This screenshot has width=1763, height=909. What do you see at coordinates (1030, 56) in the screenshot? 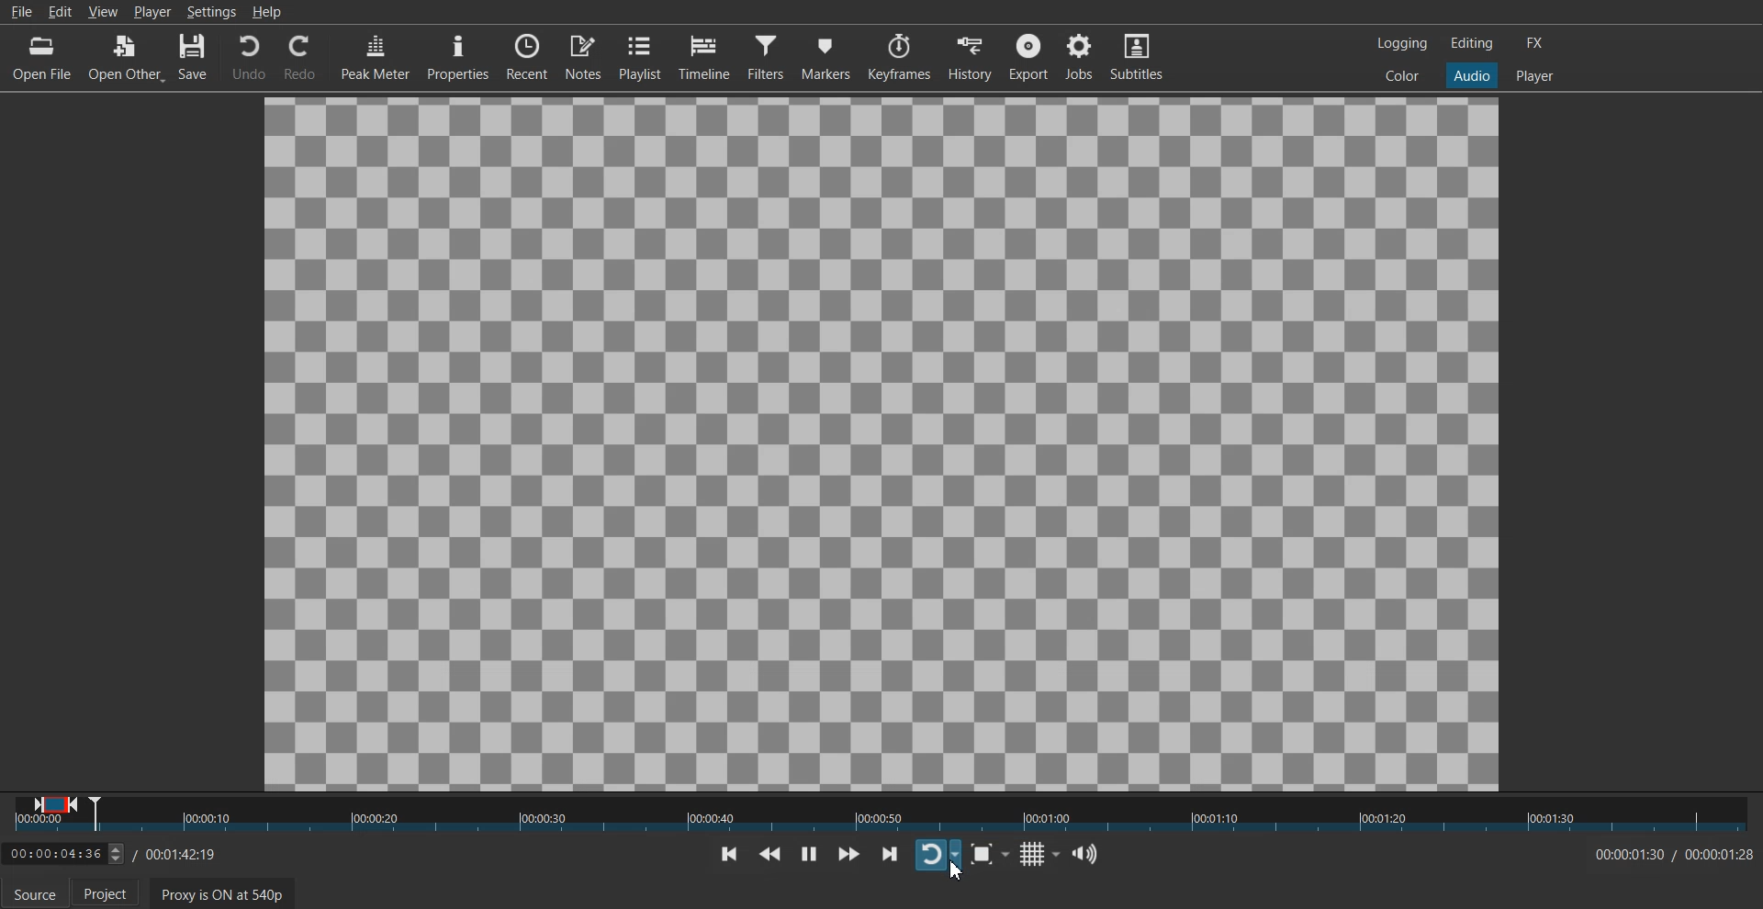
I see `Export` at bounding box center [1030, 56].